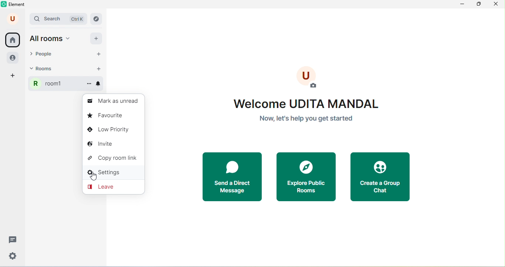 This screenshot has height=267, width=505. What do you see at coordinates (59, 19) in the screenshot?
I see `search bar` at bounding box center [59, 19].